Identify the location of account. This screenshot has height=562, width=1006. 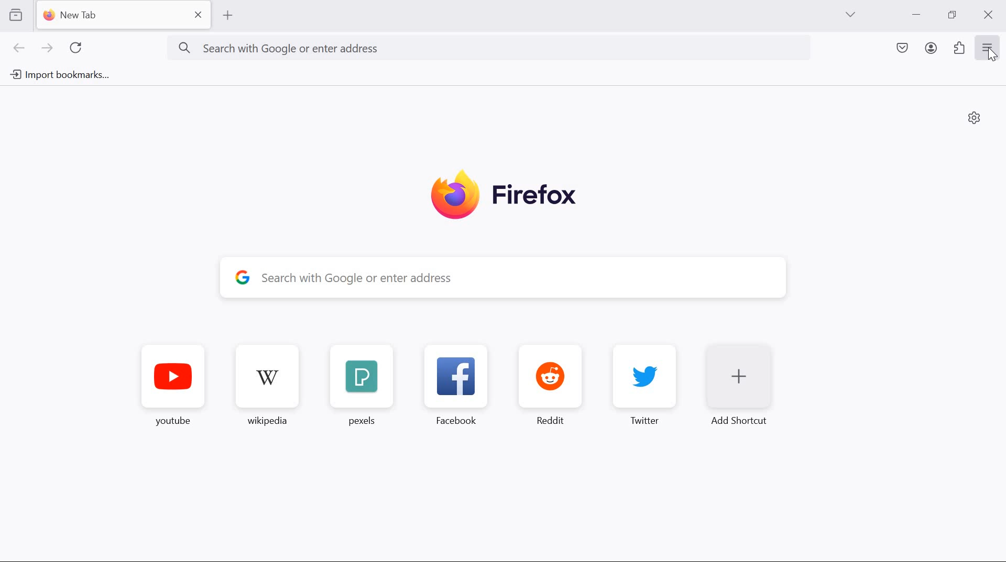
(932, 48).